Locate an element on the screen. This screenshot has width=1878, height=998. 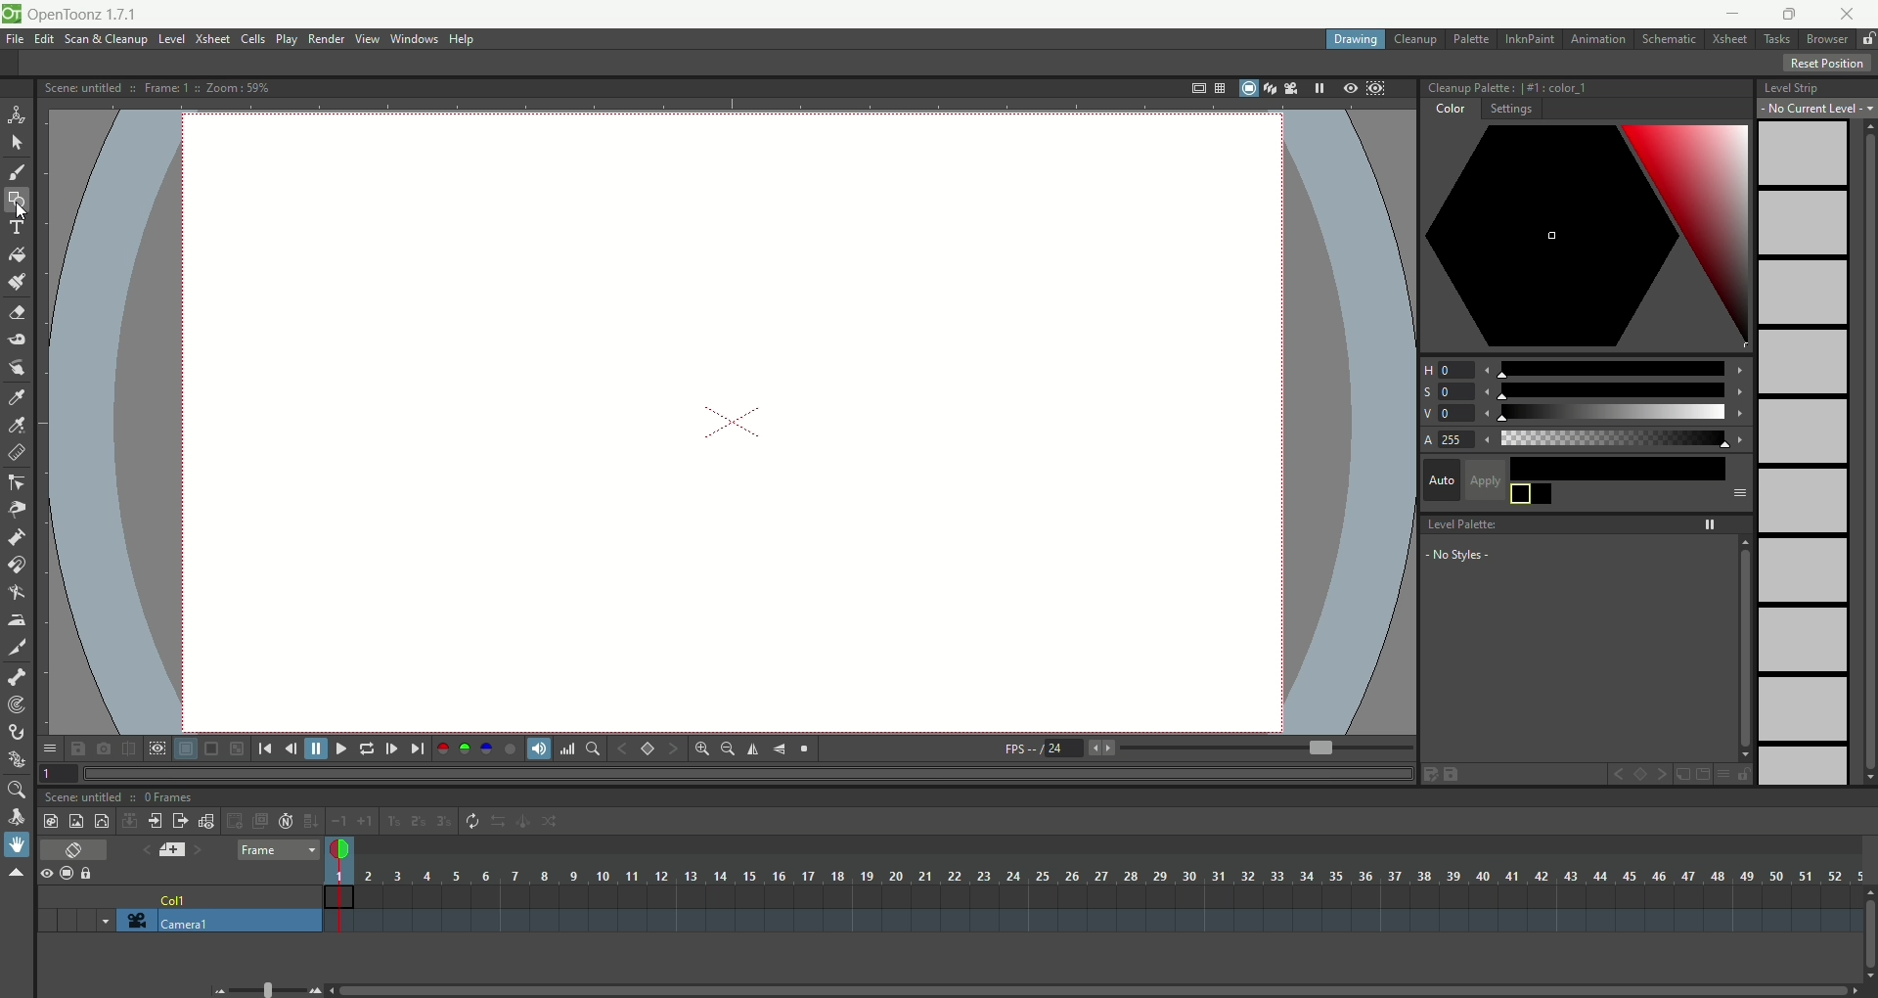
settings is located at coordinates (1510, 112).